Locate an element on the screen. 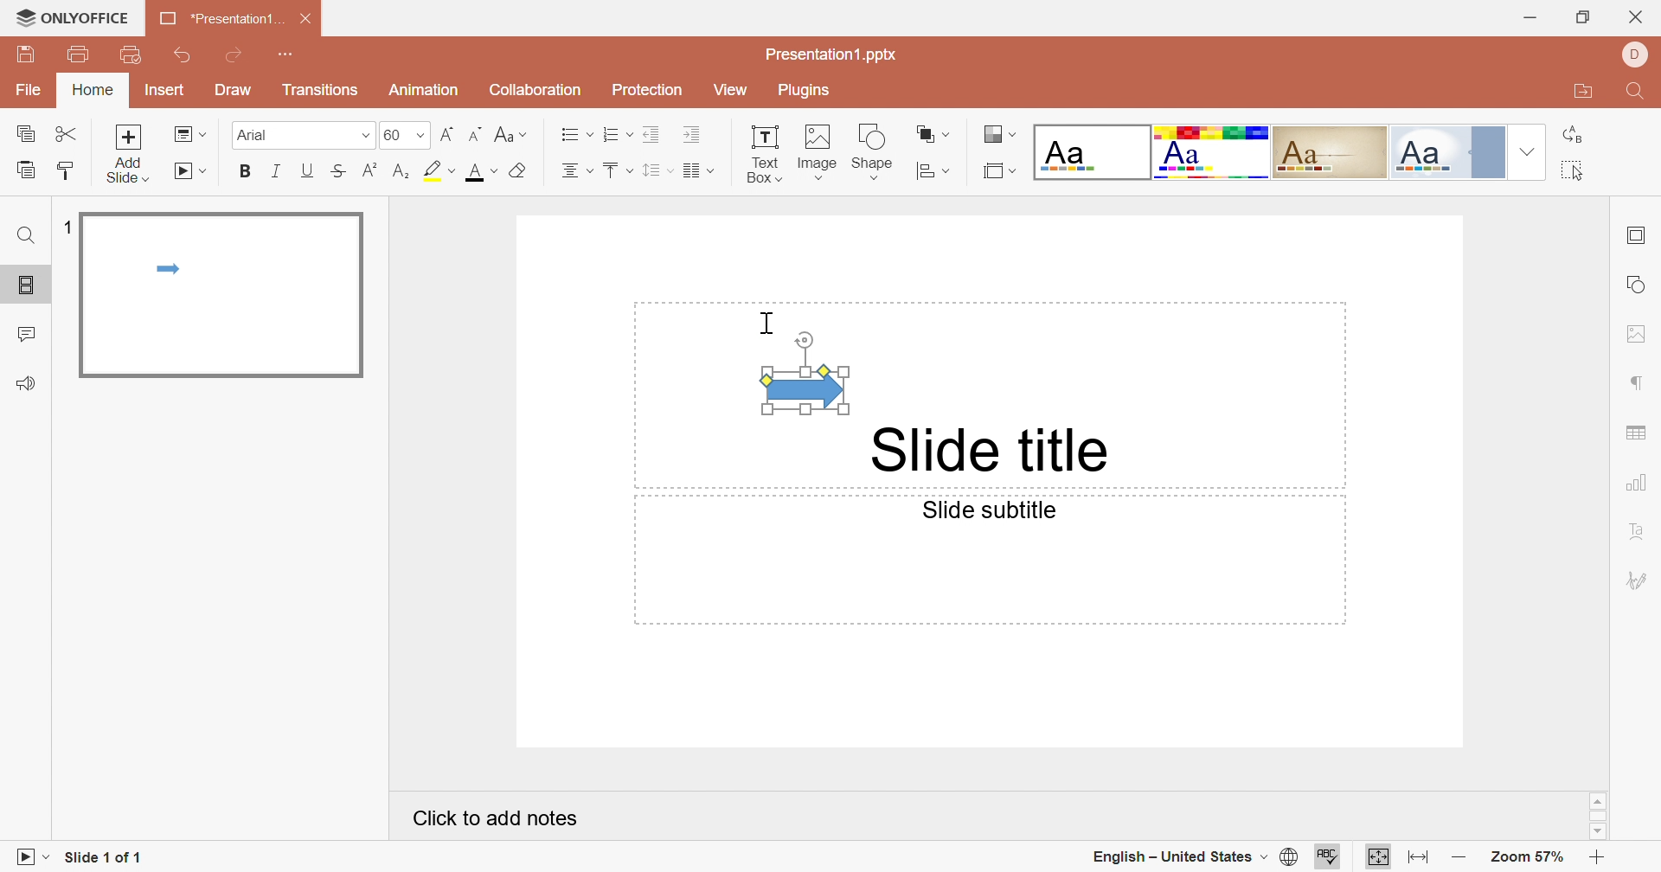  Italic is located at coordinates (275, 170).